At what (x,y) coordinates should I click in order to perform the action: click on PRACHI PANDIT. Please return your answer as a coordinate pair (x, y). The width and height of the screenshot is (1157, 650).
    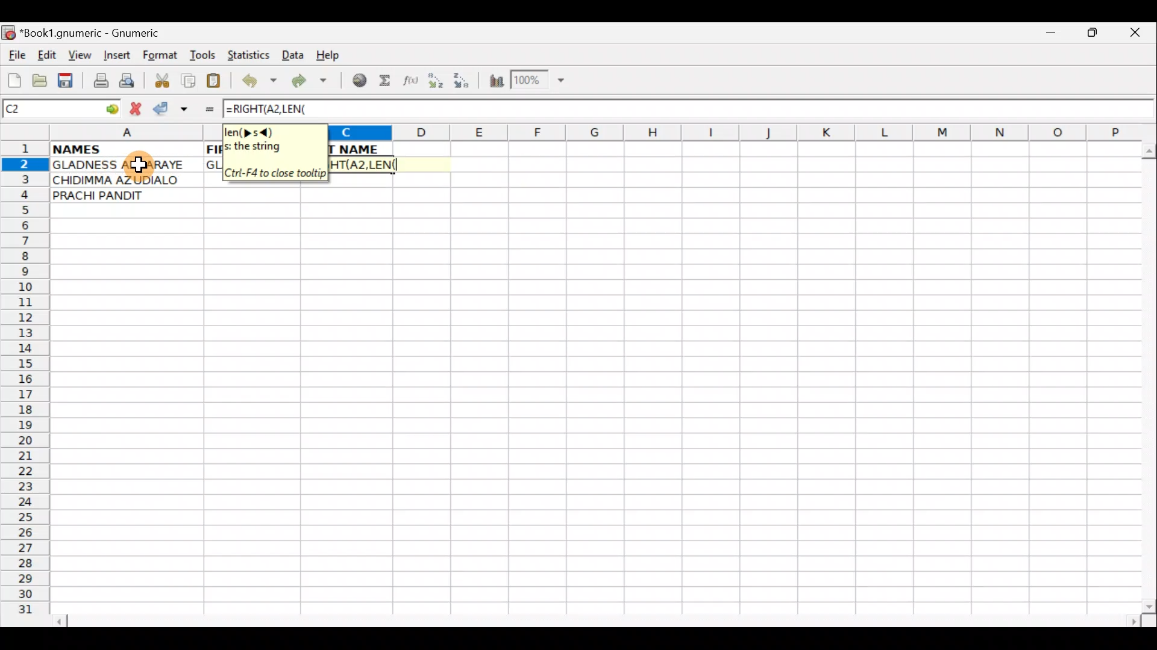
    Looking at the image, I should click on (122, 196).